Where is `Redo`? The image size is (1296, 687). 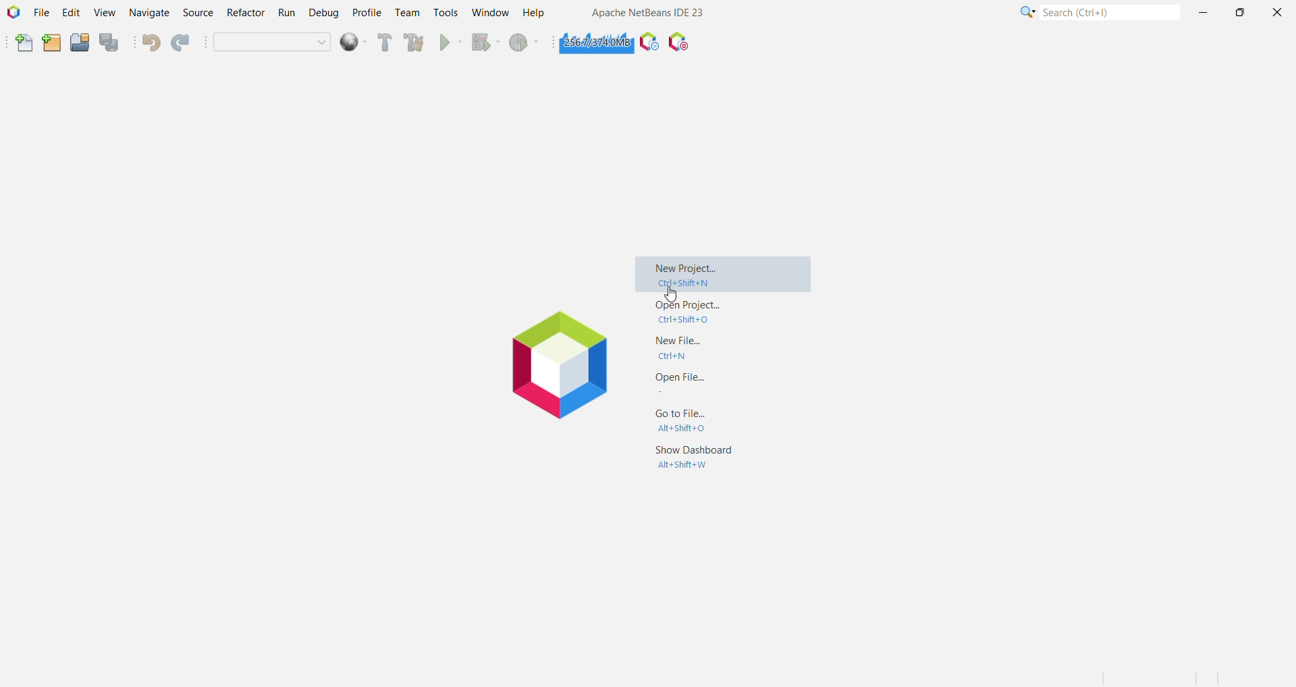
Redo is located at coordinates (180, 43).